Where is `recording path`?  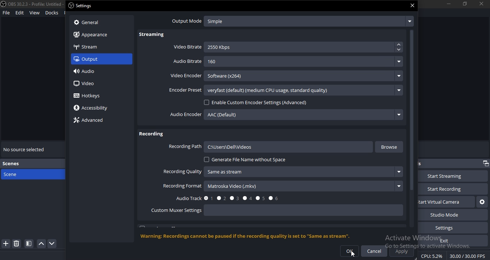 recording path is located at coordinates (185, 147).